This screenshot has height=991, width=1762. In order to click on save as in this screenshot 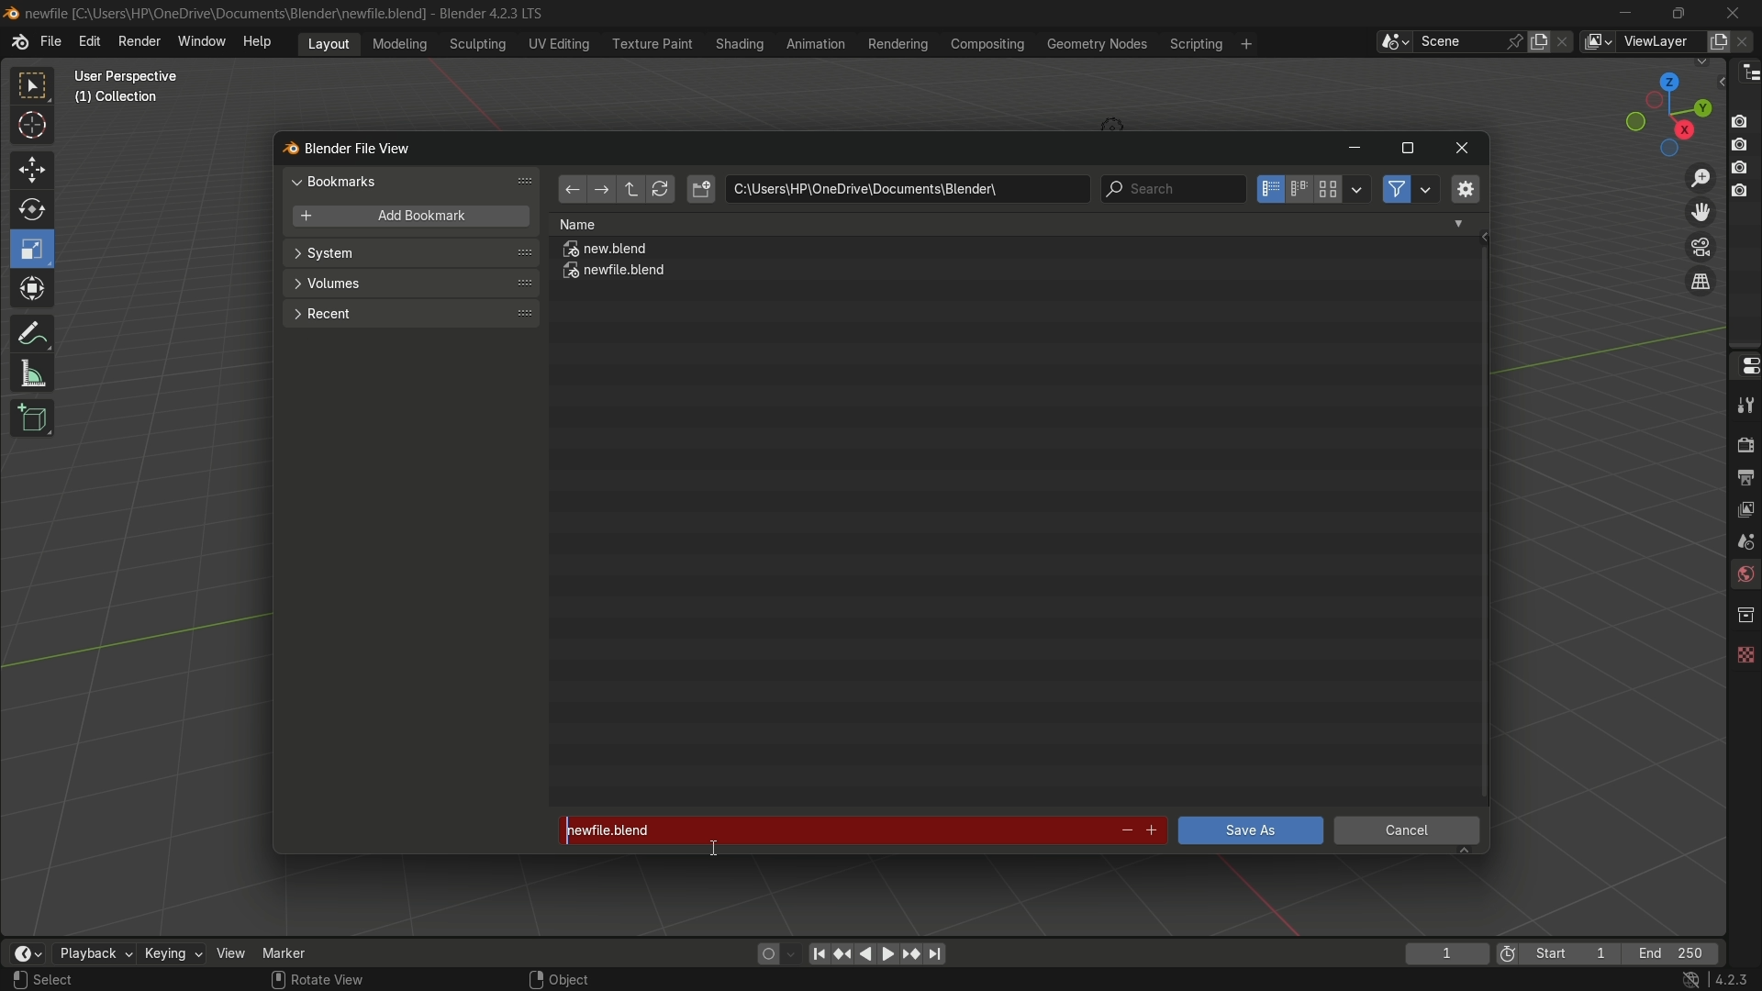, I will do `click(1249, 830)`.